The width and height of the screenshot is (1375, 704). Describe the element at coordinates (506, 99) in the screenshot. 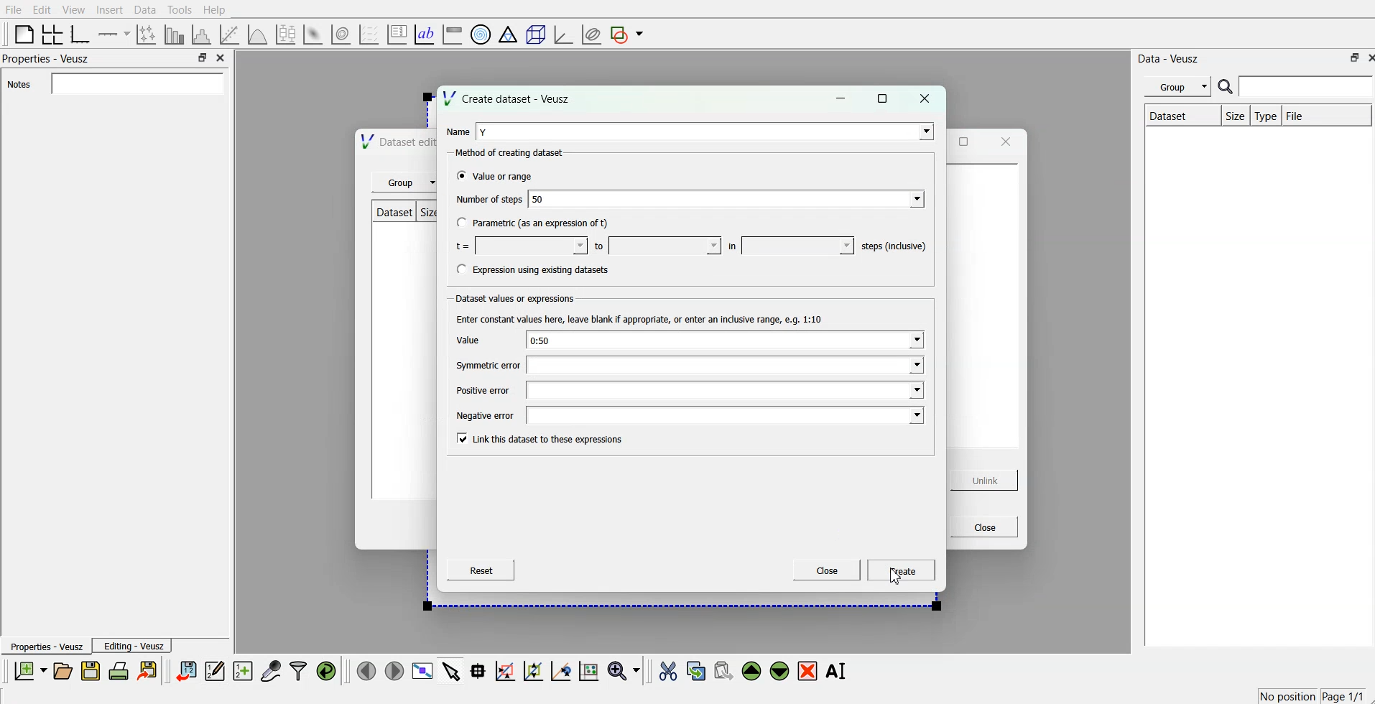

I see `Create dataset - Veusz` at that location.